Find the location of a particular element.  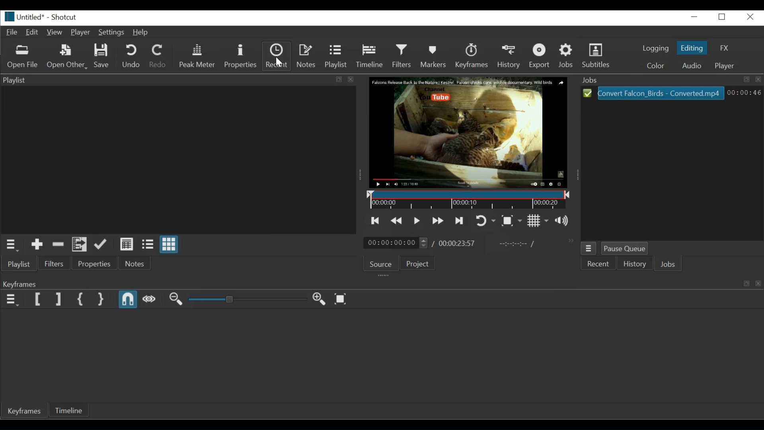

Toggle Zoom is located at coordinates (512, 221).